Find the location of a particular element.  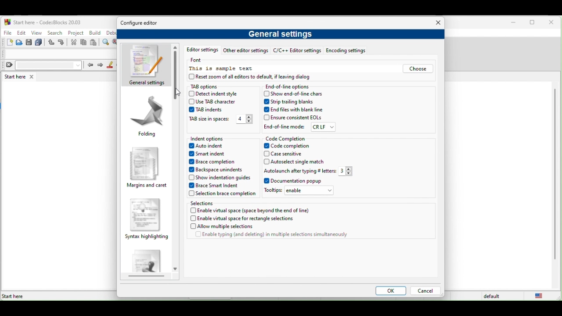

brace completion is located at coordinates (215, 162).